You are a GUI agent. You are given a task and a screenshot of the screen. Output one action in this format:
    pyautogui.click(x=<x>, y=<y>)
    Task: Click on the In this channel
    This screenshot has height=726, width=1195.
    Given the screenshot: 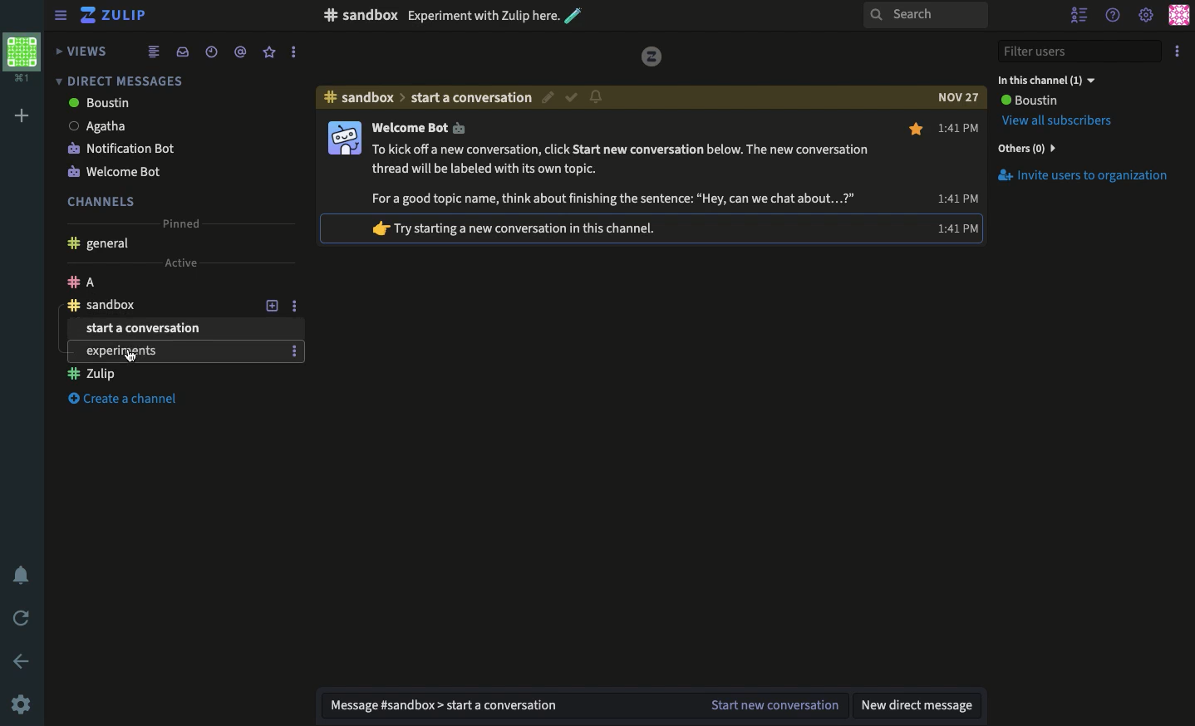 What is the action you would take?
    pyautogui.click(x=1046, y=80)
    